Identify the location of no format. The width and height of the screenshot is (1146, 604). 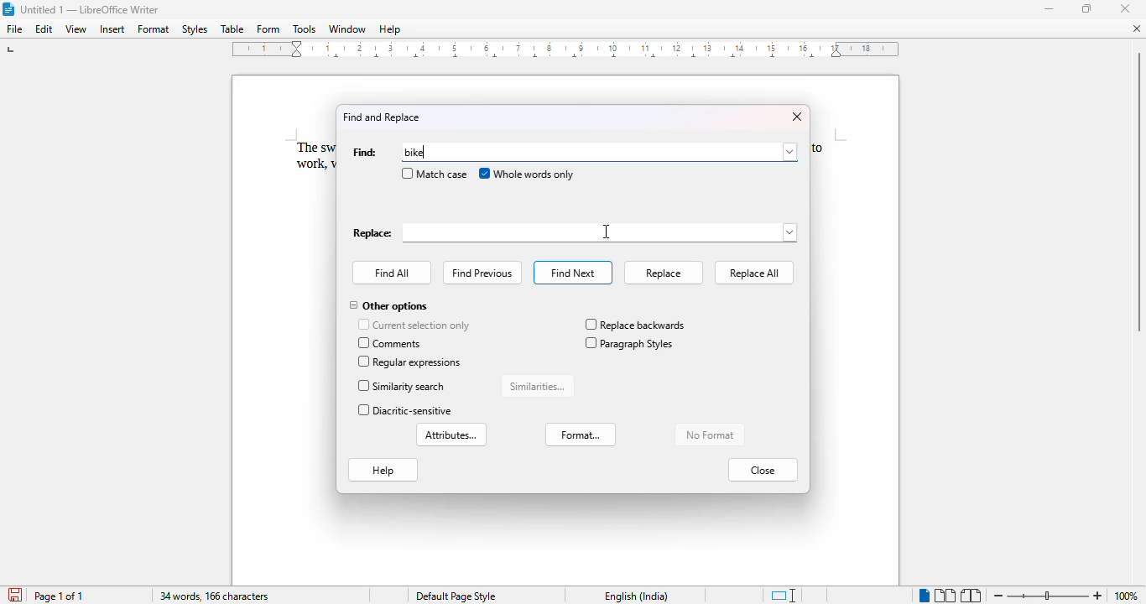
(708, 434).